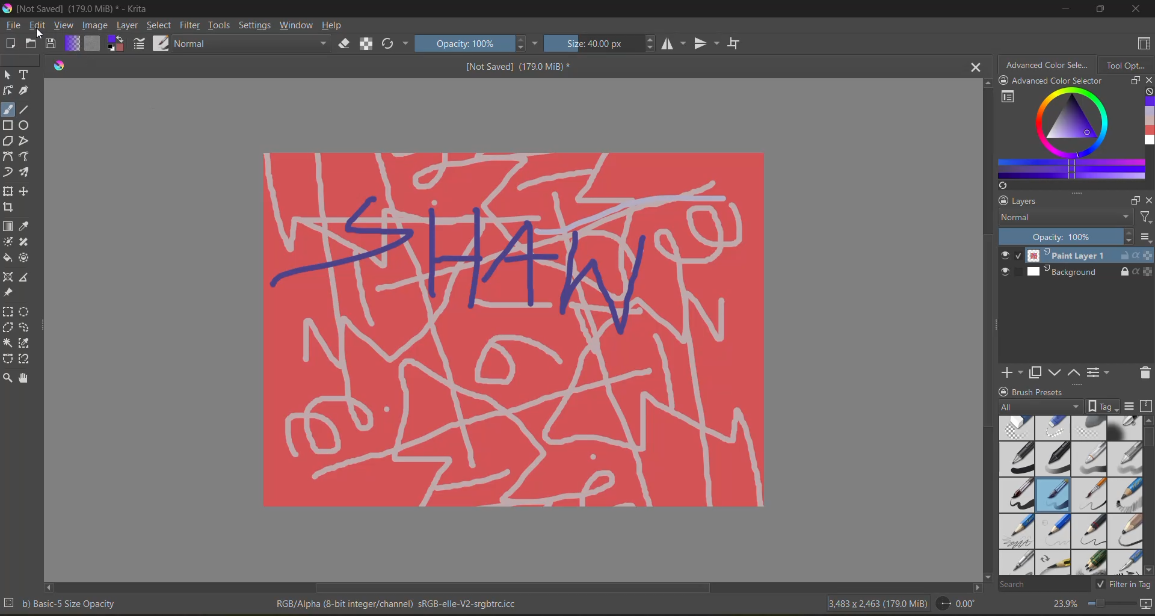 The width and height of the screenshot is (1155, 616). I want to click on advanced color selector, so click(1068, 139).